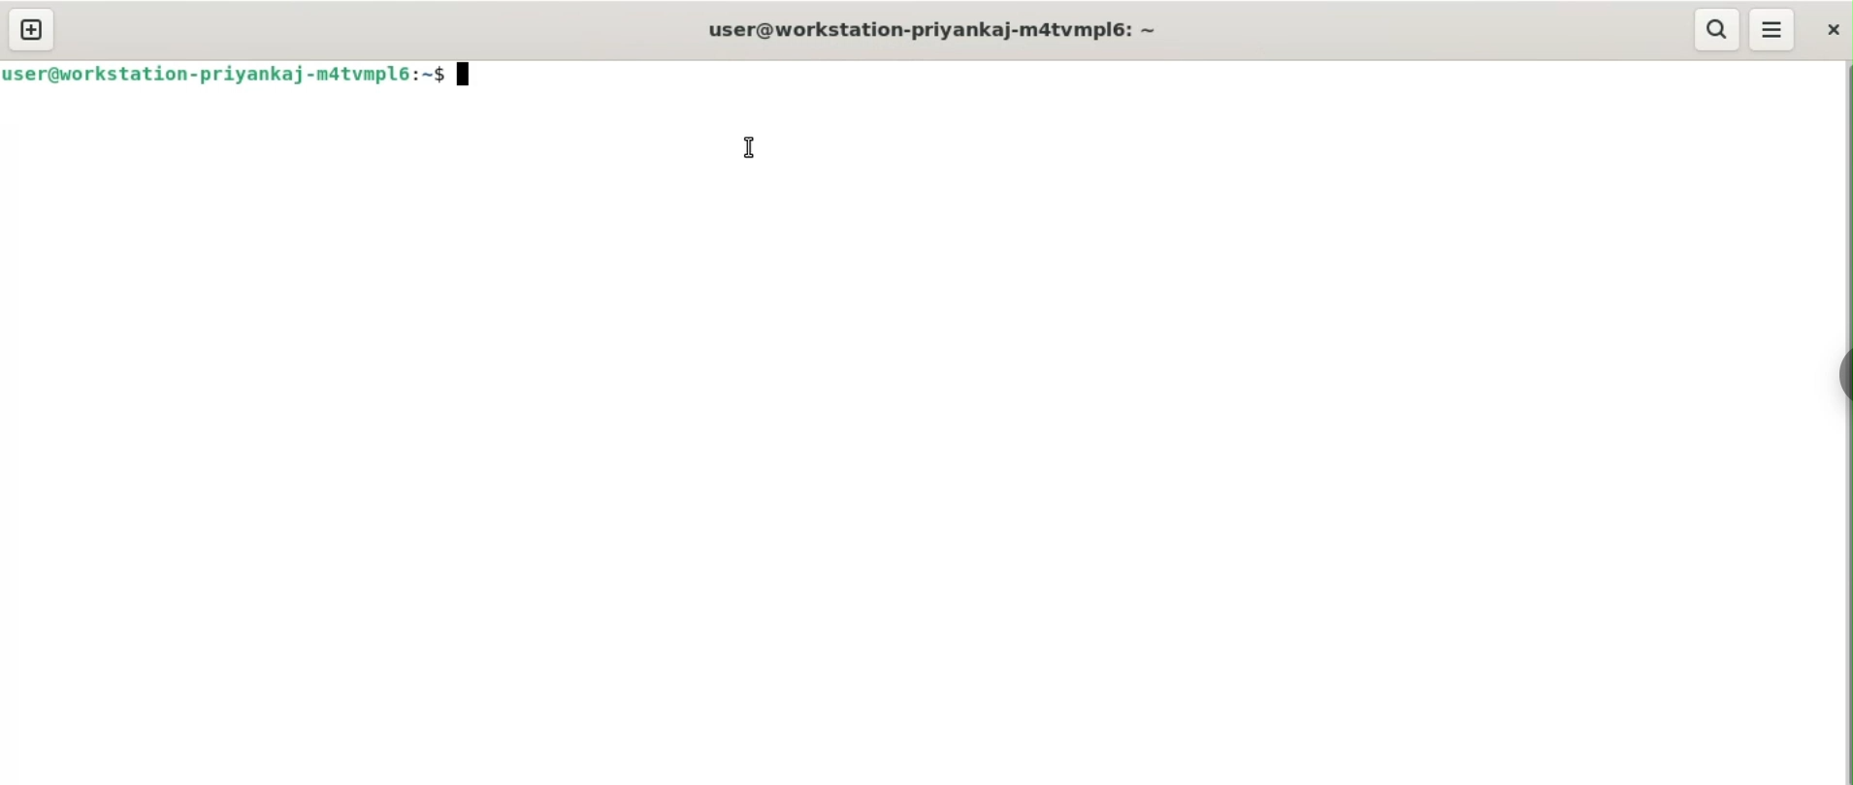 Image resolution: width=1853 pixels, height=785 pixels. Describe the element at coordinates (755, 146) in the screenshot. I see `cursor` at that location.